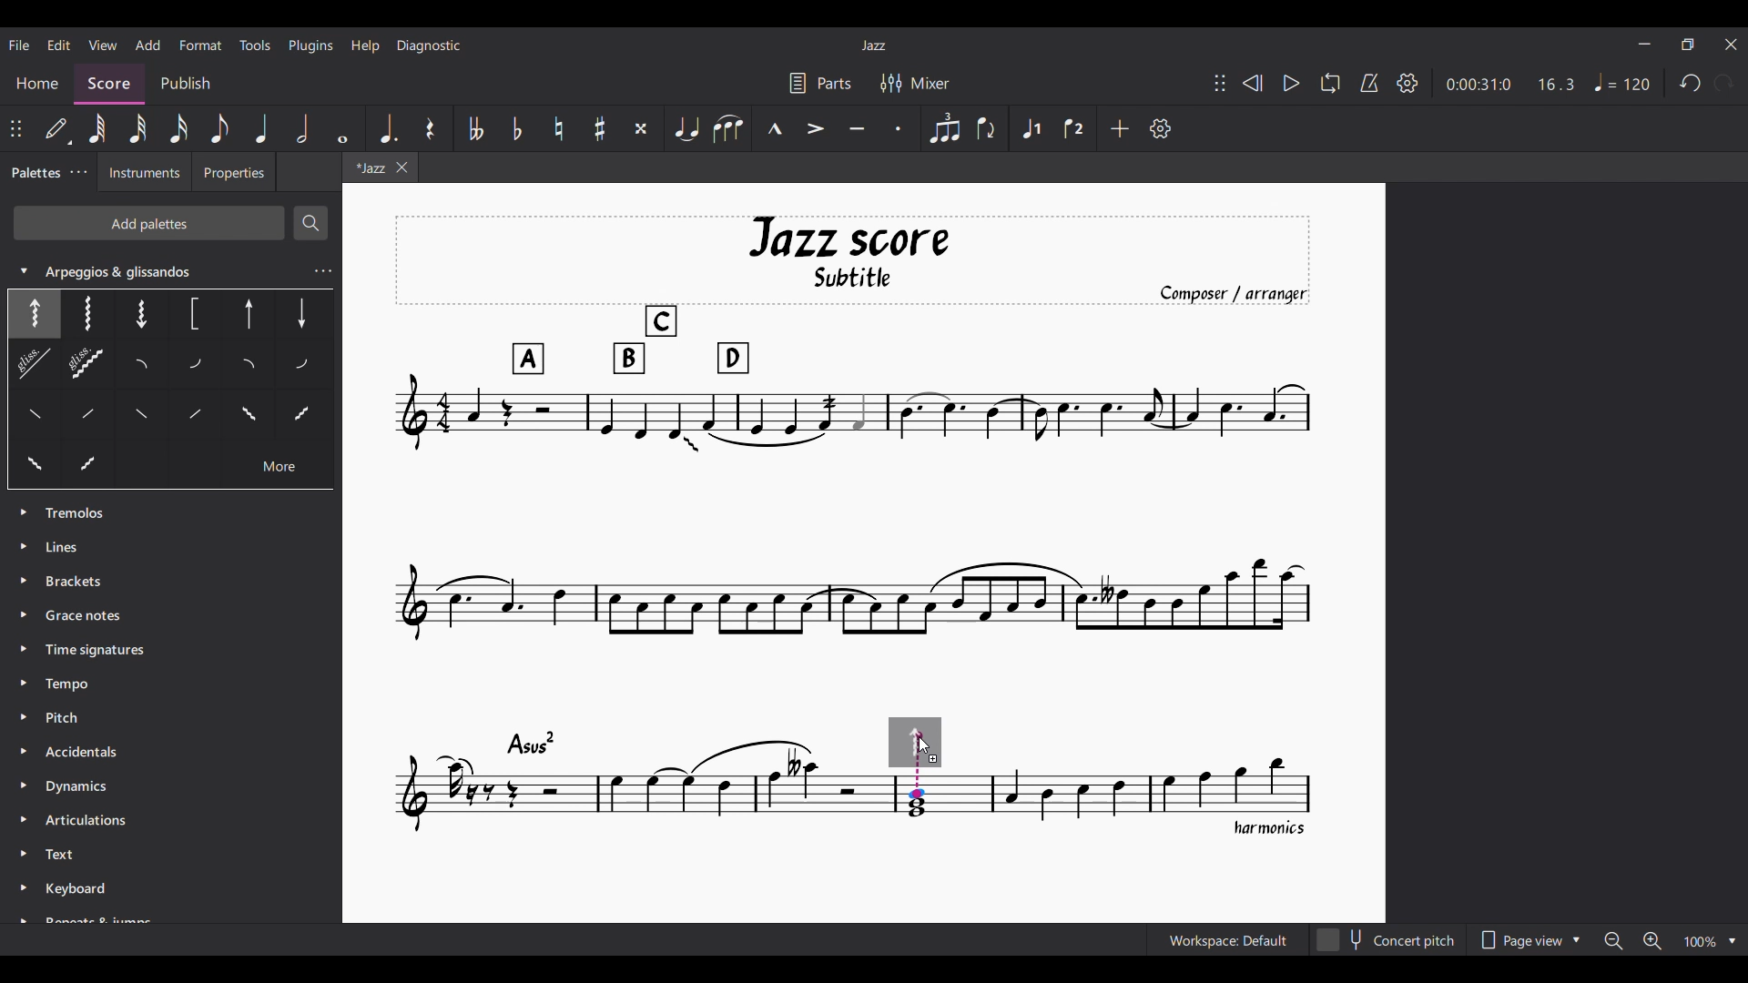 This screenshot has width=1748, height=983. What do you see at coordinates (1074, 127) in the screenshot?
I see `Voice 2` at bounding box center [1074, 127].